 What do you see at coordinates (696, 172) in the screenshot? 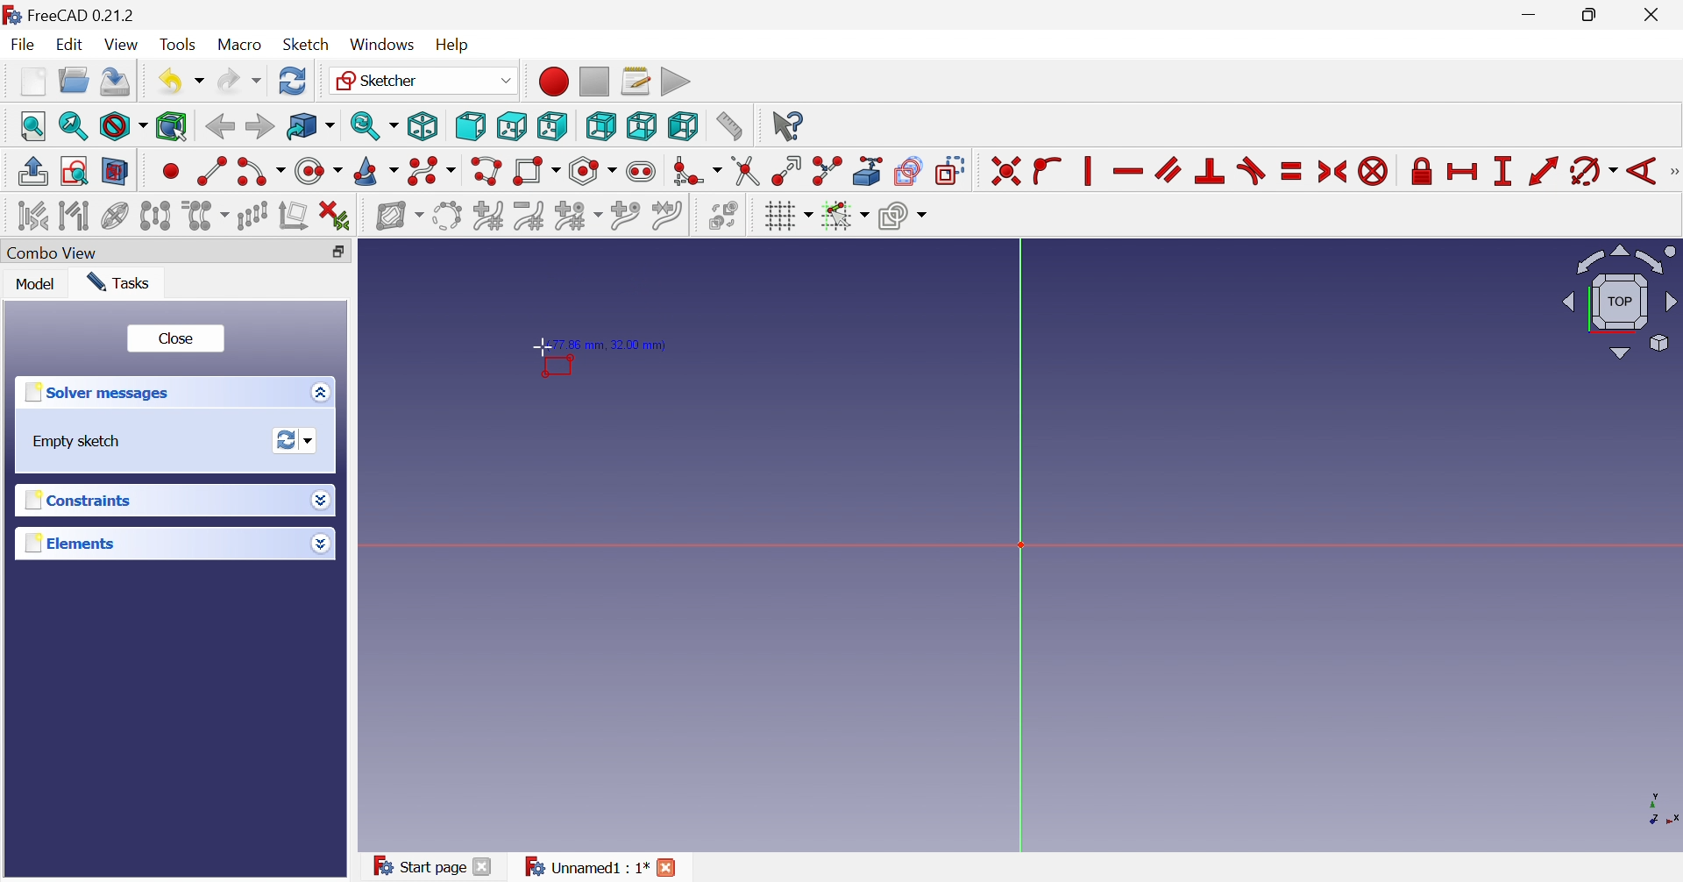
I see `Create fillet` at bounding box center [696, 172].